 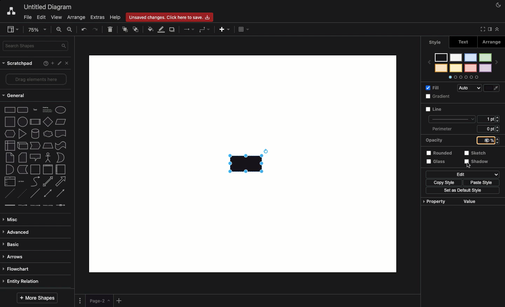 What do you see at coordinates (433, 140) in the screenshot?
I see `Opacity` at bounding box center [433, 140].